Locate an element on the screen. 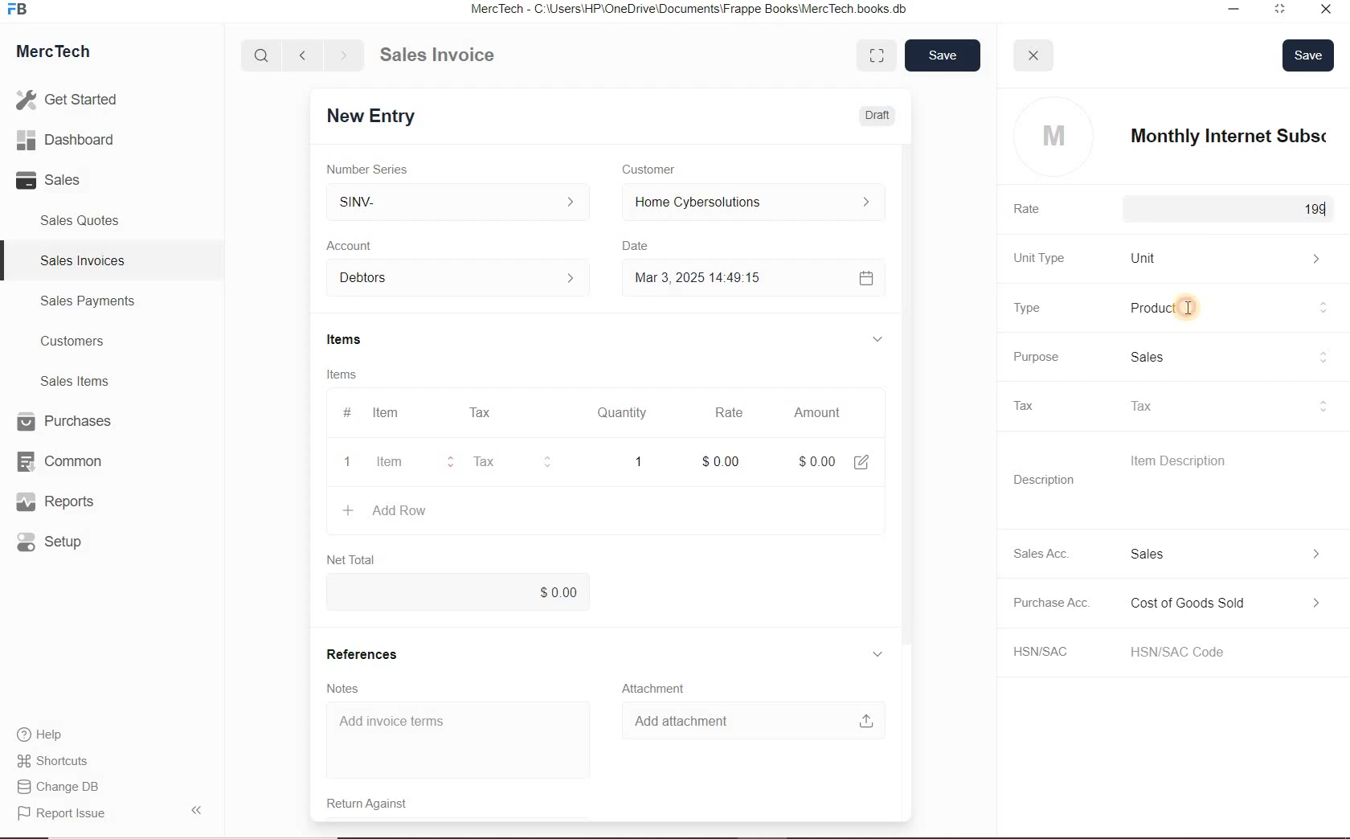 This screenshot has height=839, width=1350. Return Against is located at coordinates (378, 802).